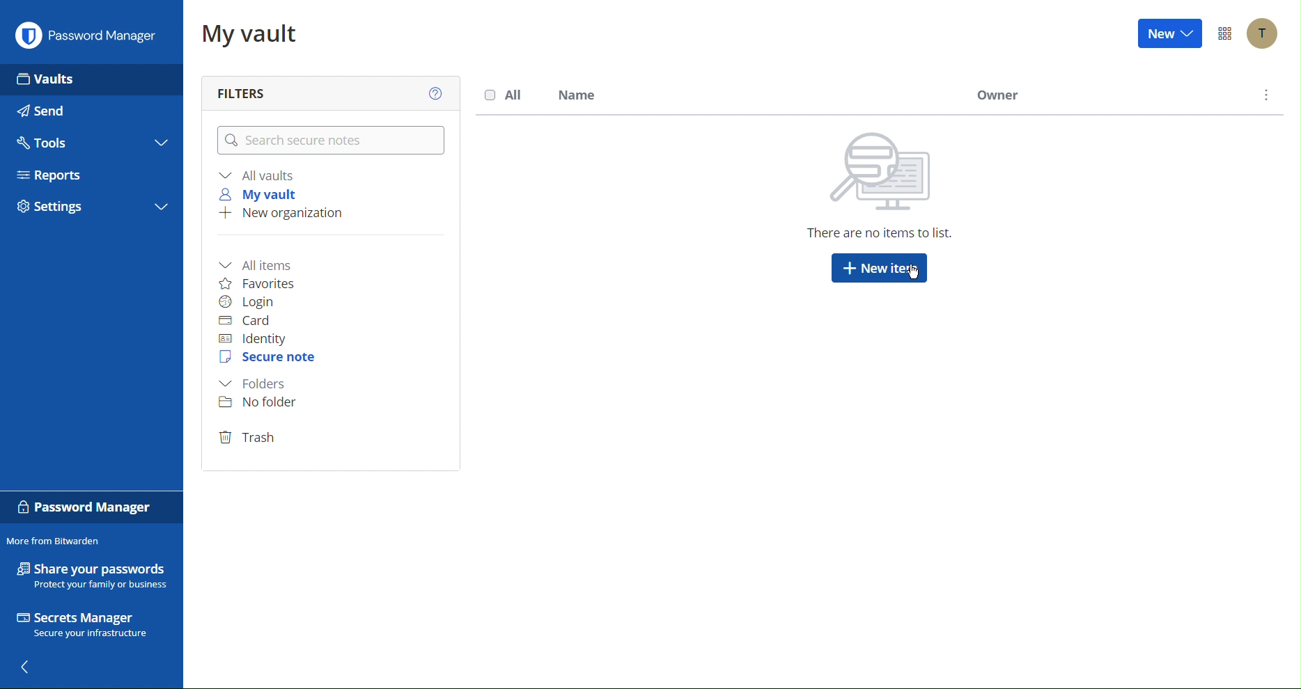 This screenshot has height=689, width=1301. What do you see at coordinates (252, 320) in the screenshot?
I see `Card` at bounding box center [252, 320].